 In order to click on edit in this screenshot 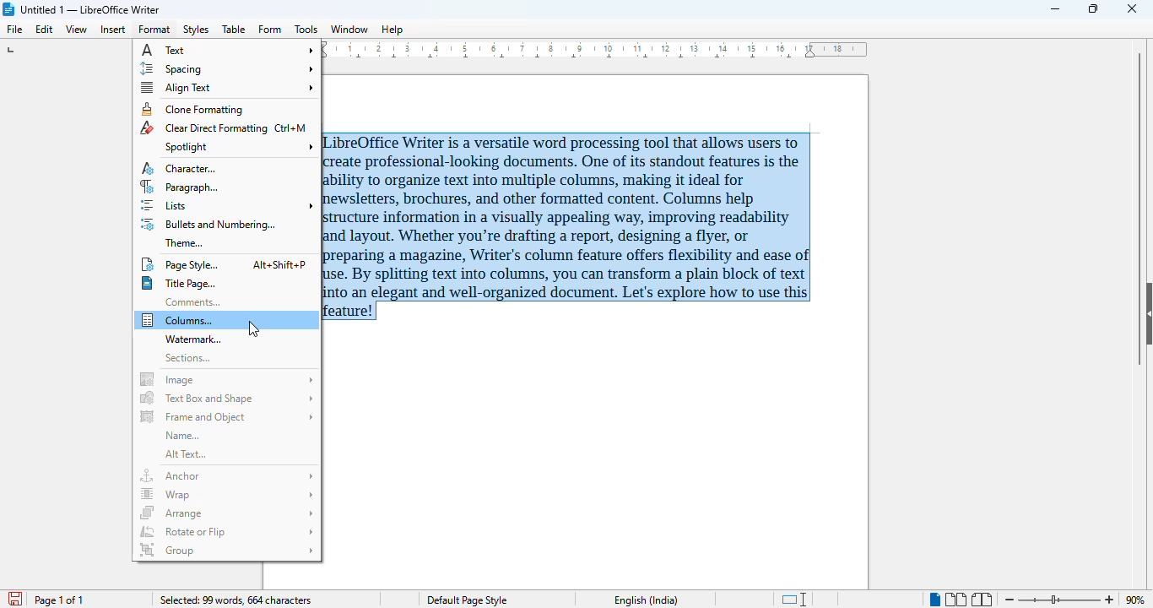, I will do `click(46, 30)`.